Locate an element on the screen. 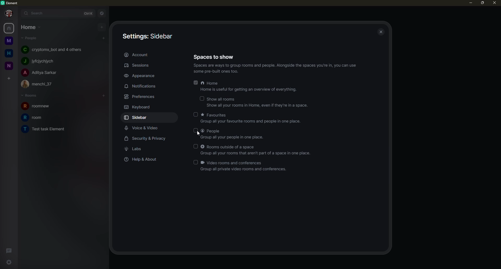  labs is located at coordinates (136, 149).